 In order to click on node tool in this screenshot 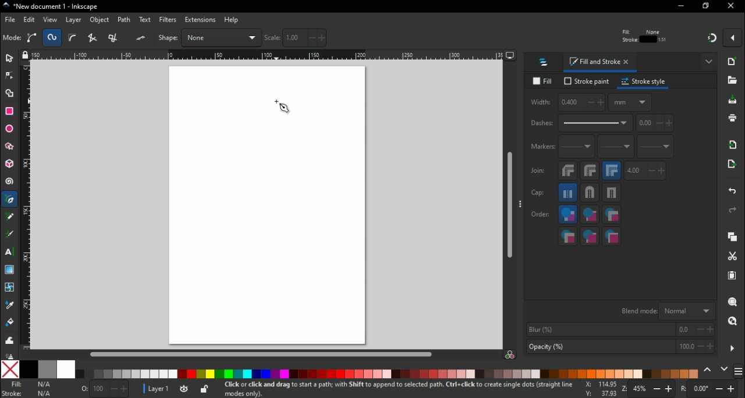, I will do `click(9, 79)`.